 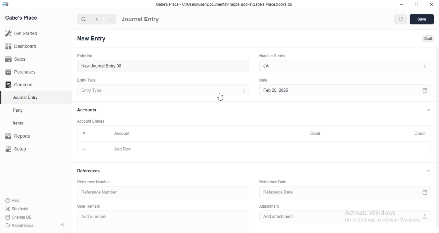 What do you see at coordinates (21, 47) in the screenshot?
I see `Dashboard` at bounding box center [21, 47].